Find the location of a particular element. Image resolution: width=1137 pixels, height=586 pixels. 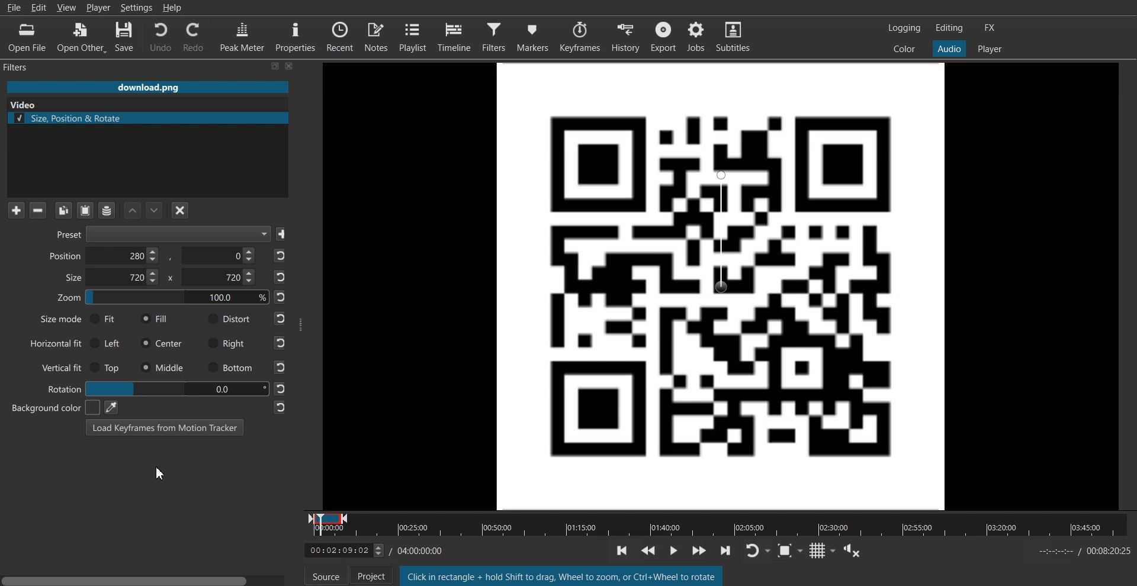

Zoom Adjuster is located at coordinates (162, 300).